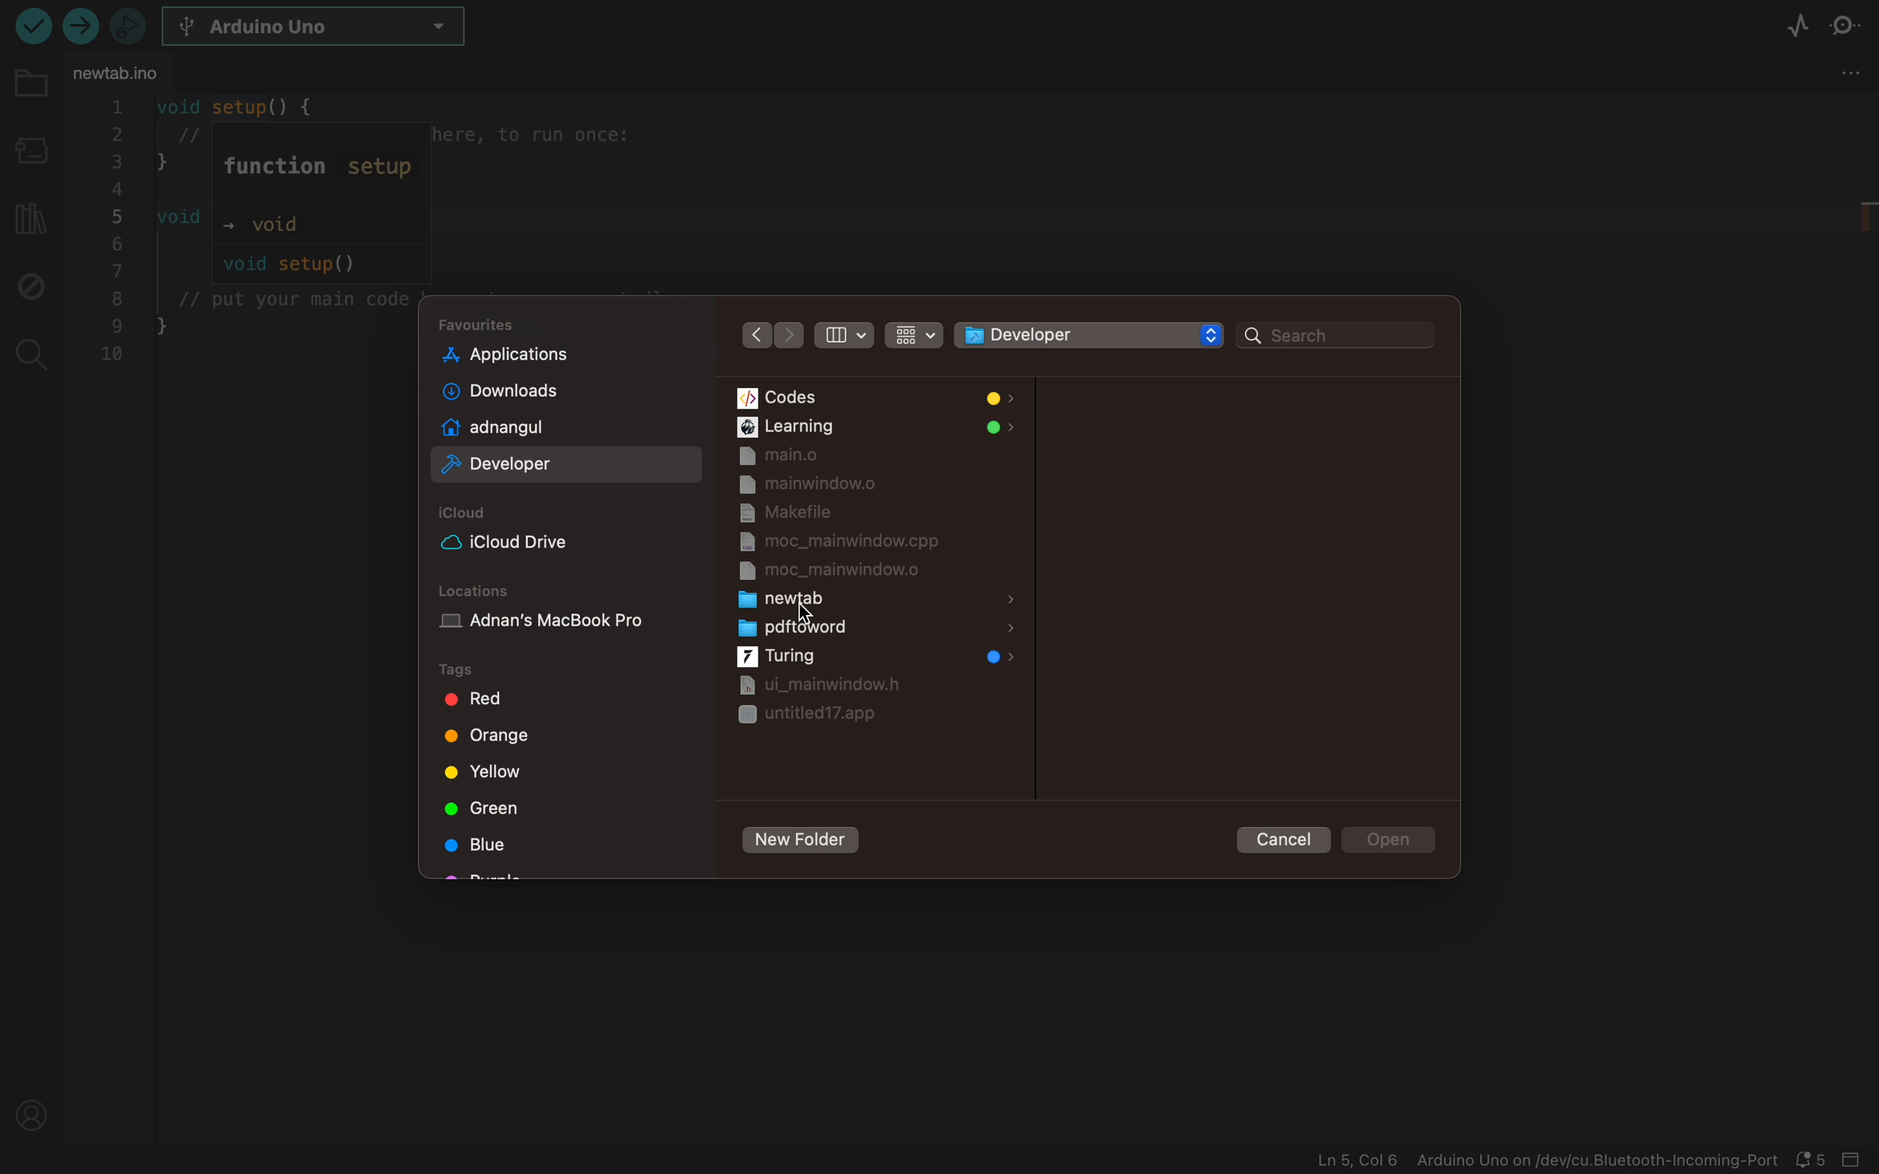 The image size is (1879, 1174). What do you see at coordinates (874, 427) in the screenshot?
I see `learning` at bounding box center [874, 427].